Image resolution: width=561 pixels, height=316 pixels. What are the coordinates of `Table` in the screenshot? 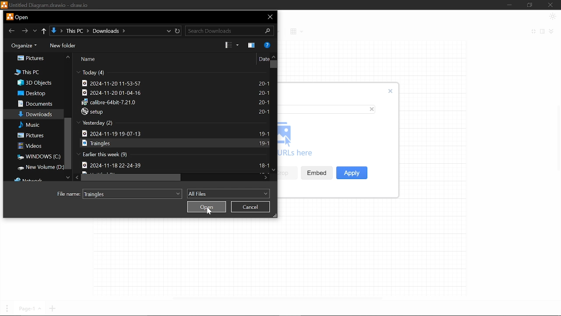 It's located at (295, 31).